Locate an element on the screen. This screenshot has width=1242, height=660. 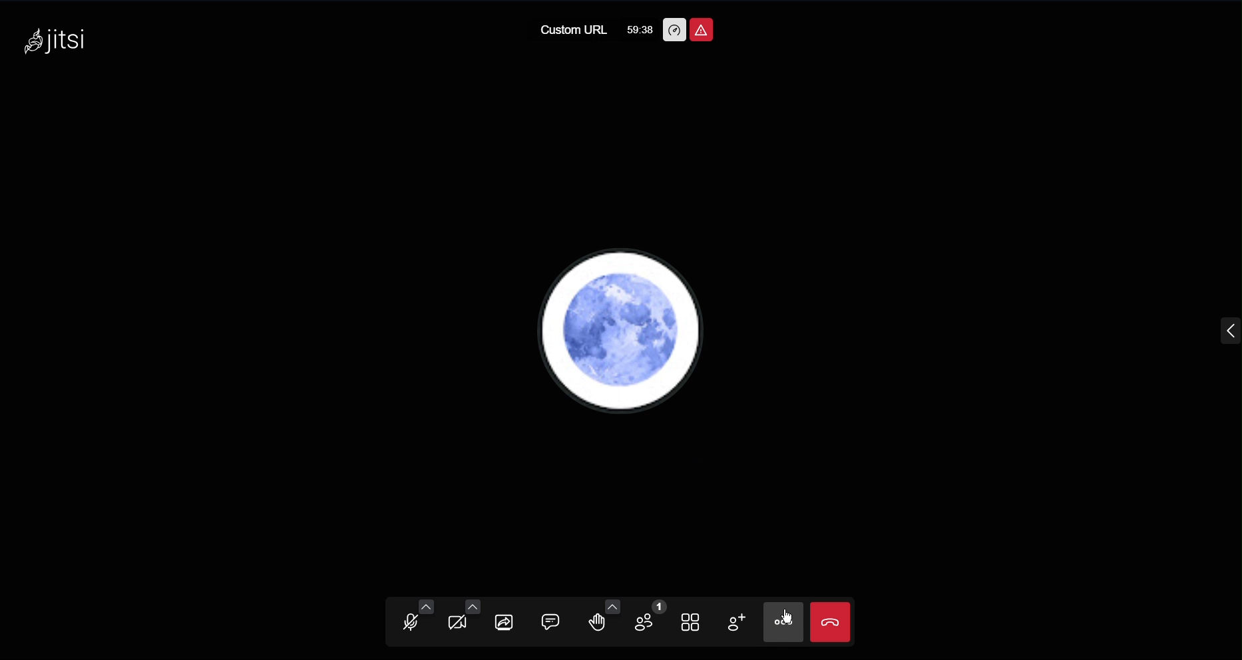
Chat is located at coordinates (555, 622).